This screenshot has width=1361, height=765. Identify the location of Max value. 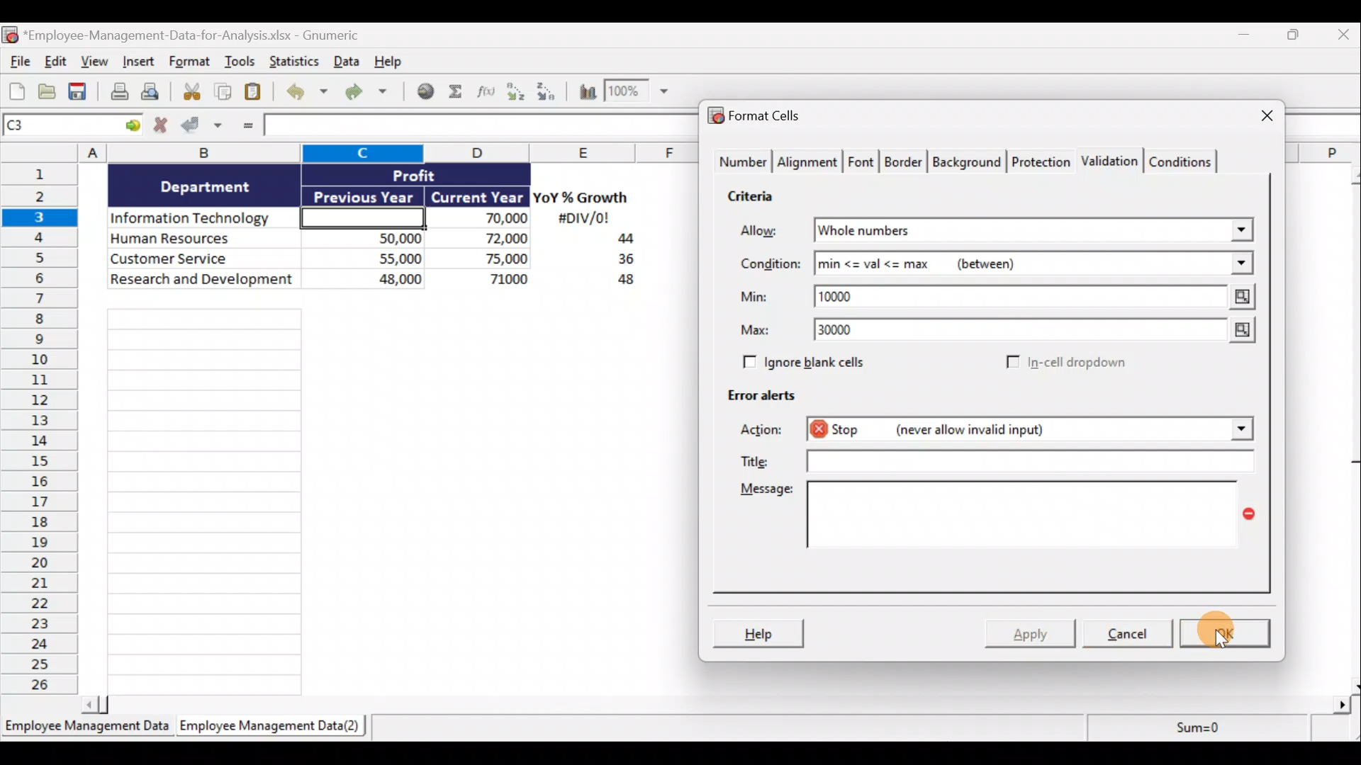
(1234, 331).